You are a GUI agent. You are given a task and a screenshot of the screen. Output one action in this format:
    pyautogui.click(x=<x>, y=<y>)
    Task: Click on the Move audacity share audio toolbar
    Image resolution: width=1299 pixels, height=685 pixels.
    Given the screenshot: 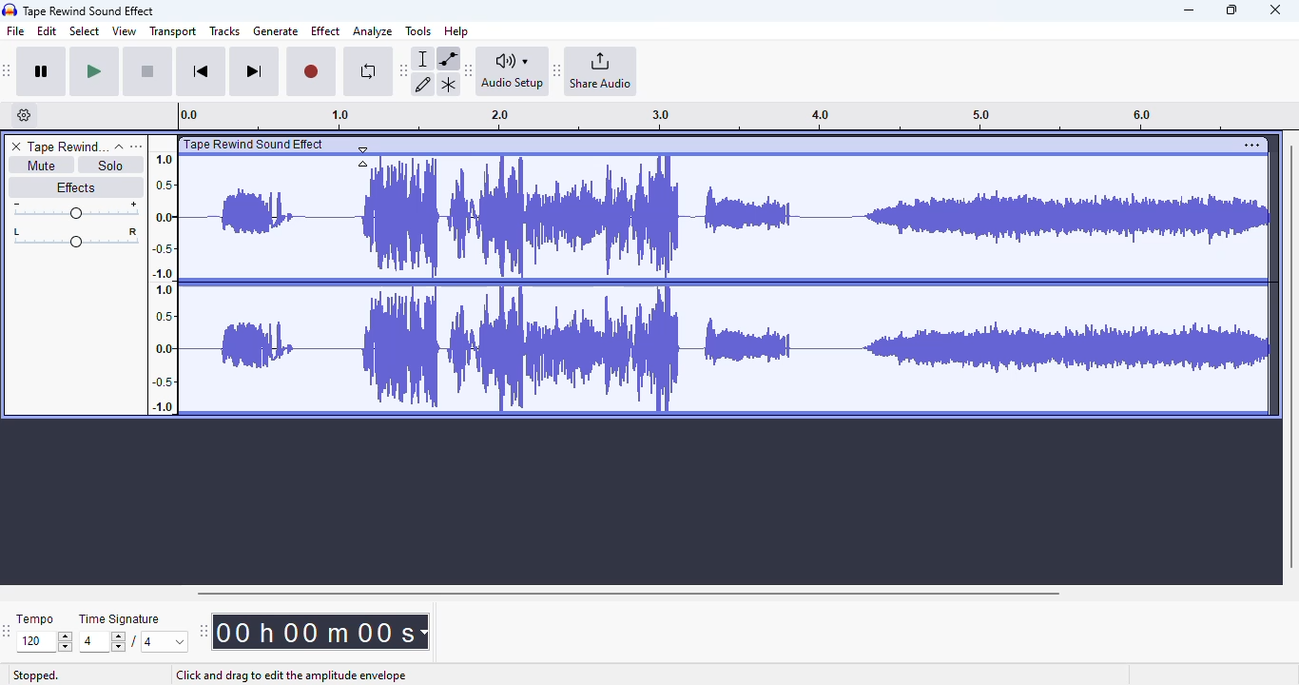 What is the action you would take?
    pyautogui.click(x=557, y=71)
    